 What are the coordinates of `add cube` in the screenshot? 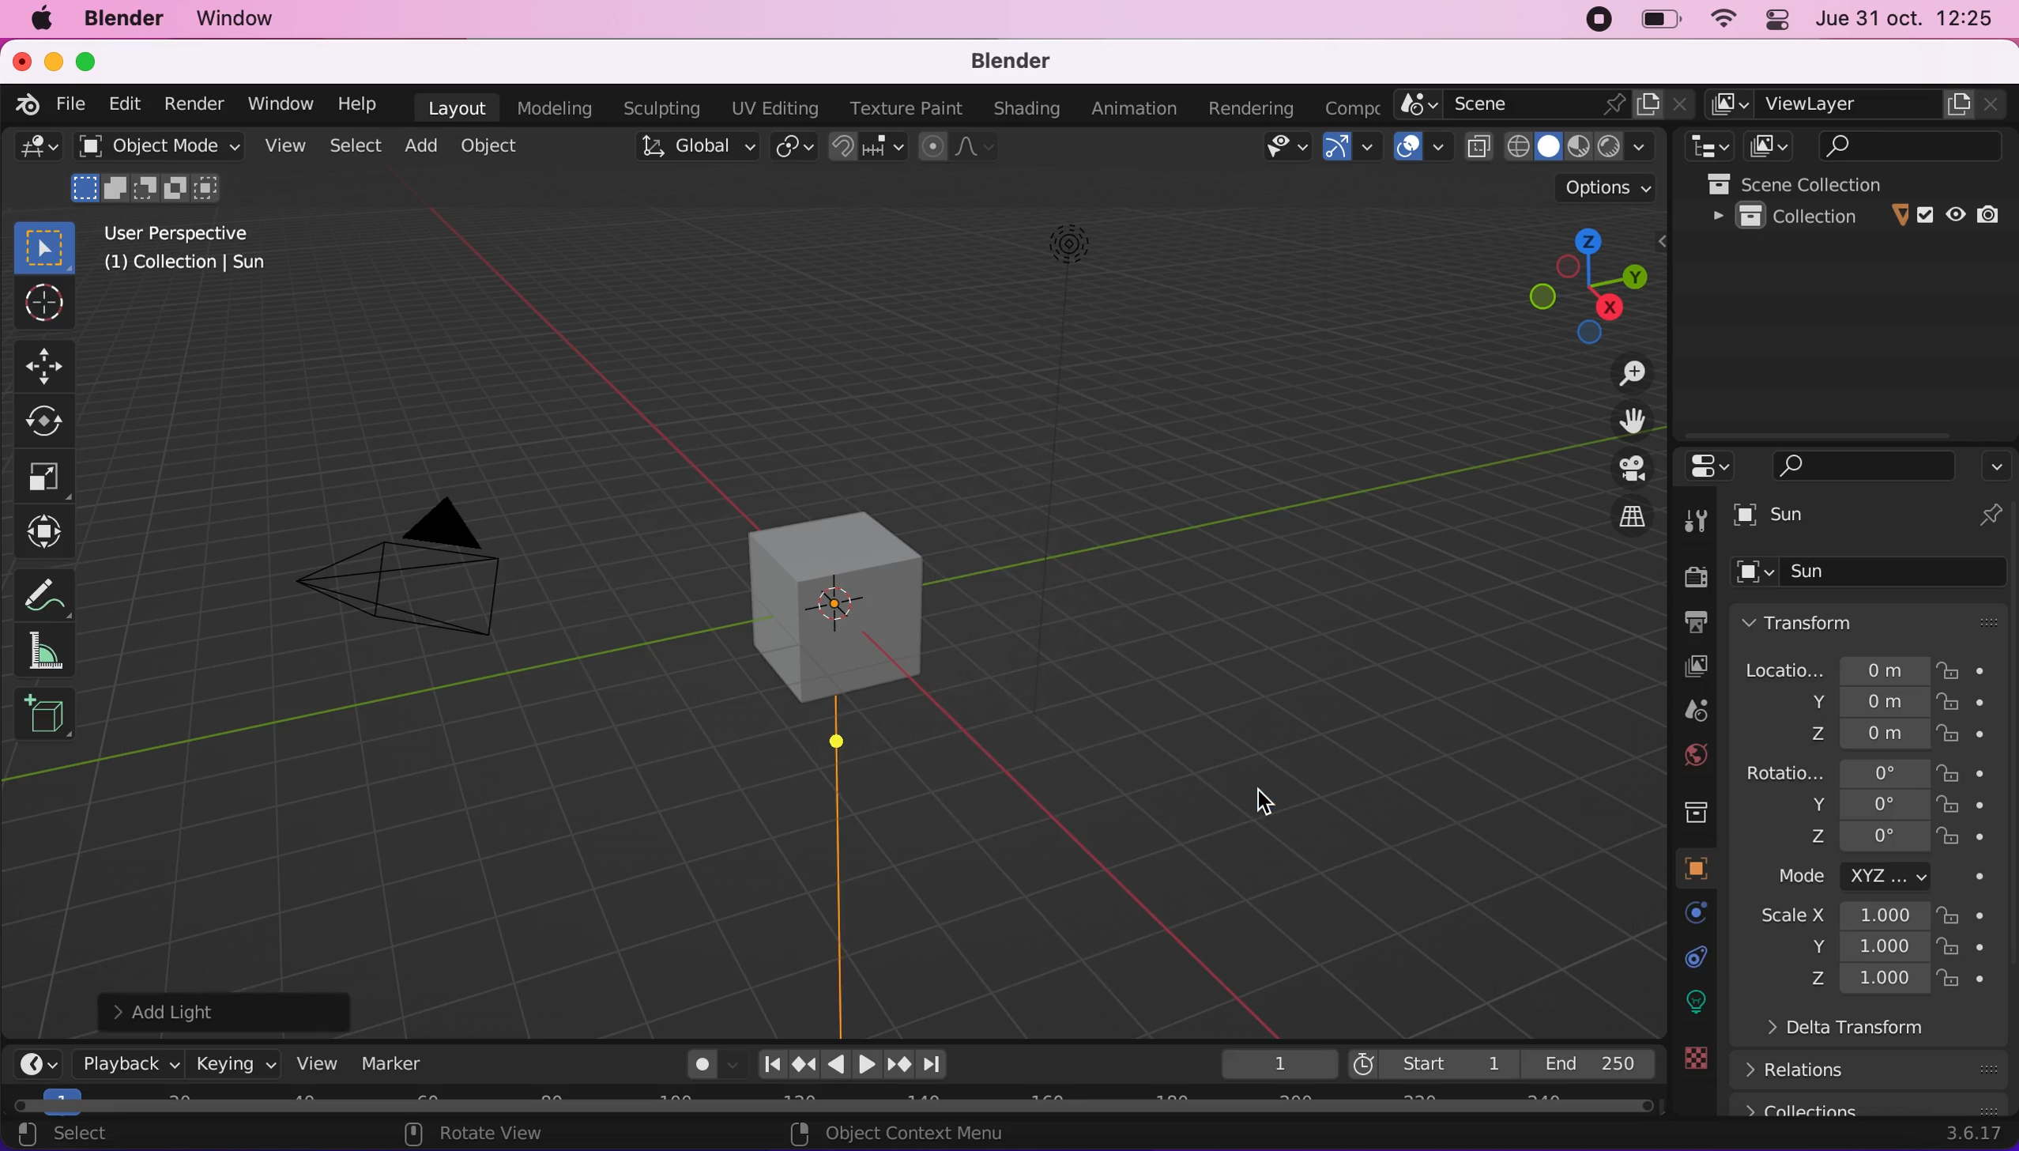 It's located at (45, 715).